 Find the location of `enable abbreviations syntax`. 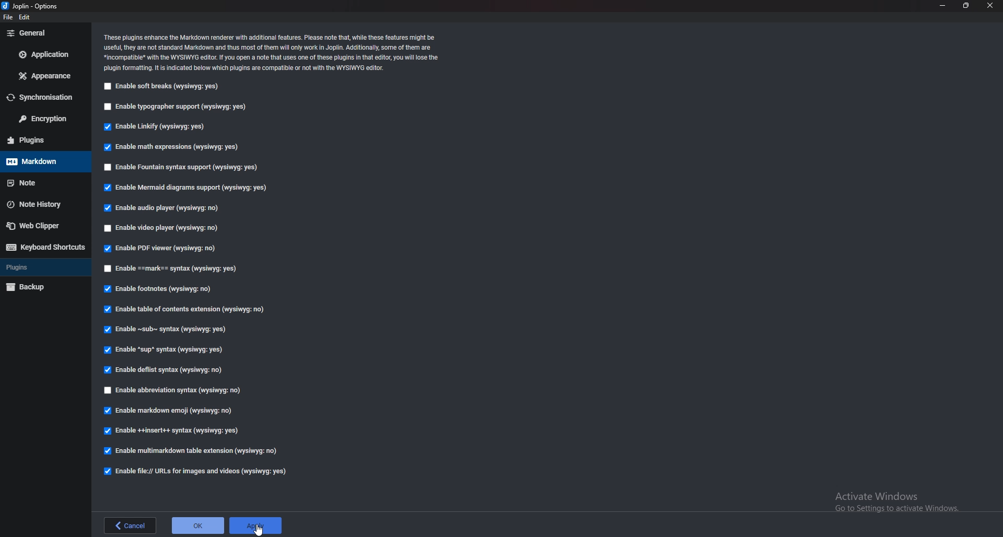

enable abbreviations syntax is located at coordinates (187, 391).